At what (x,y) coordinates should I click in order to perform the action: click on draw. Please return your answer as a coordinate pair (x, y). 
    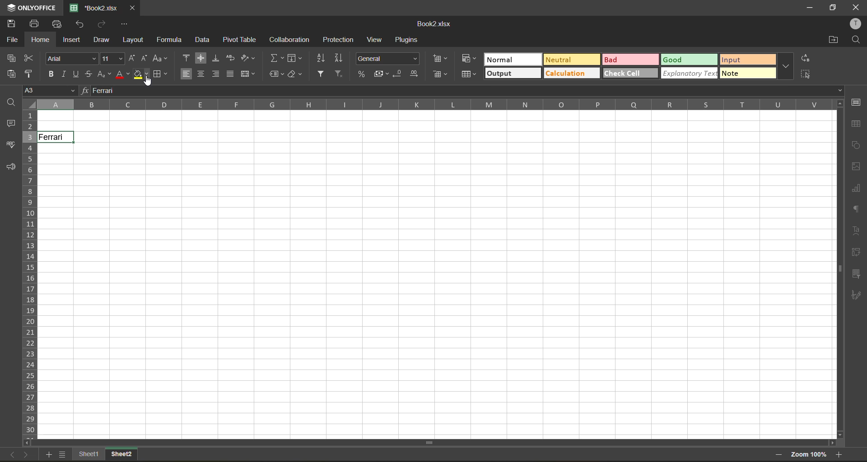
    Looking at the image, I should click on (103, 40).